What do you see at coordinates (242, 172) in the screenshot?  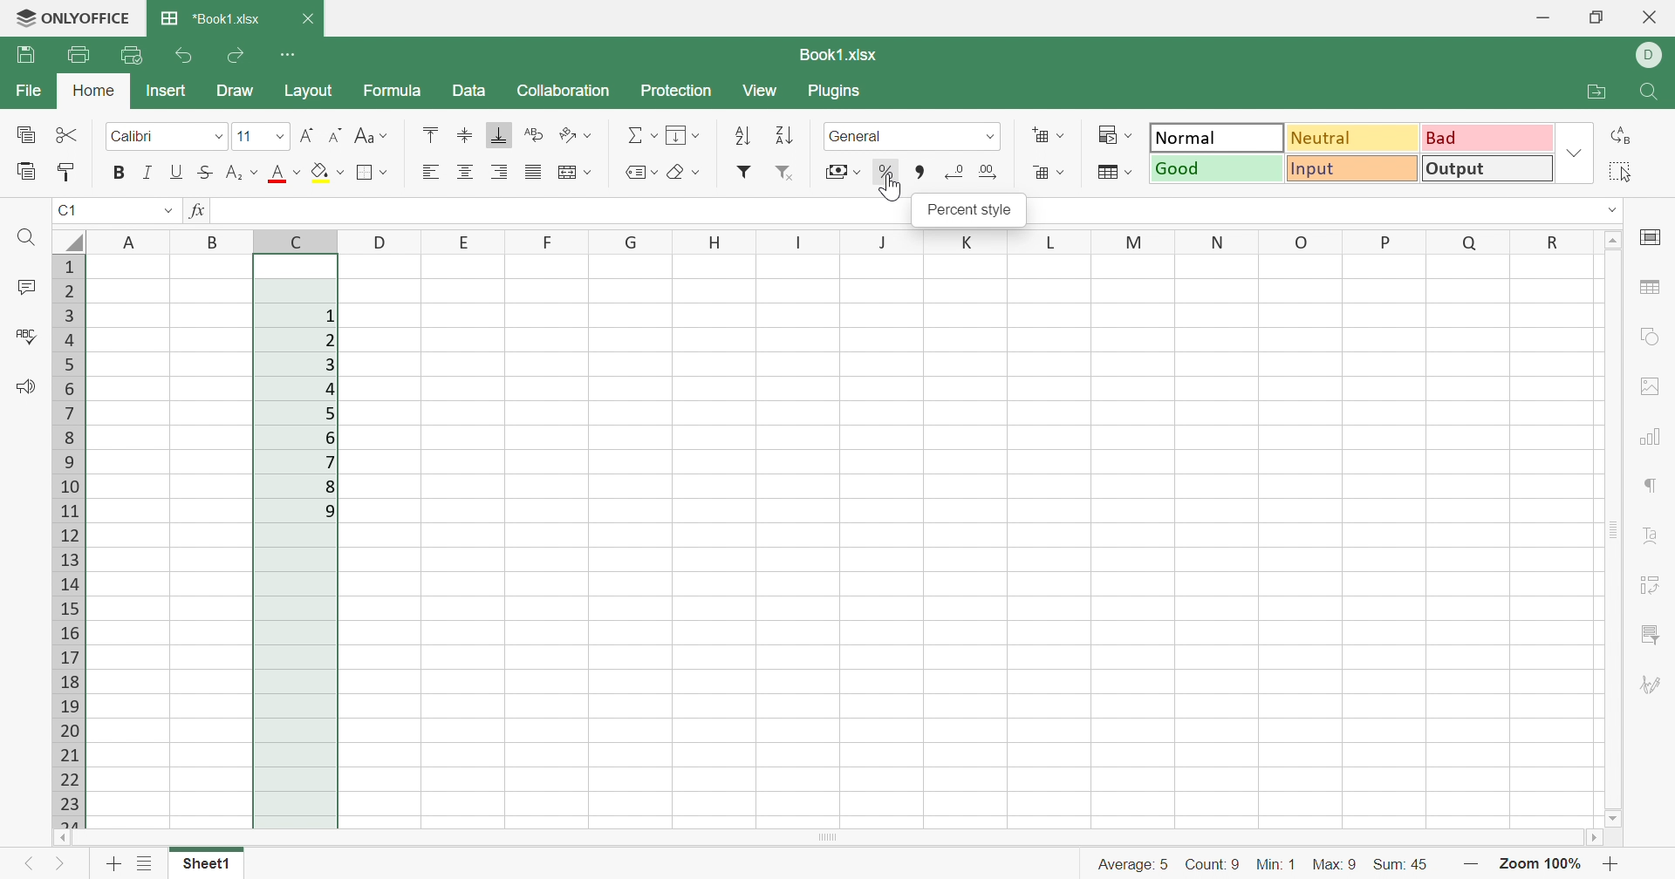 I see `Superscript / subscript` at bounding box center [242, 172].